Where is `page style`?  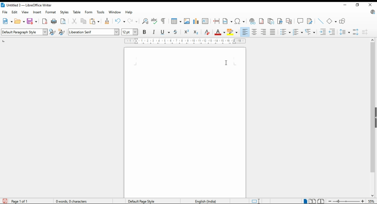 page style is located at coordinates (143, 201).